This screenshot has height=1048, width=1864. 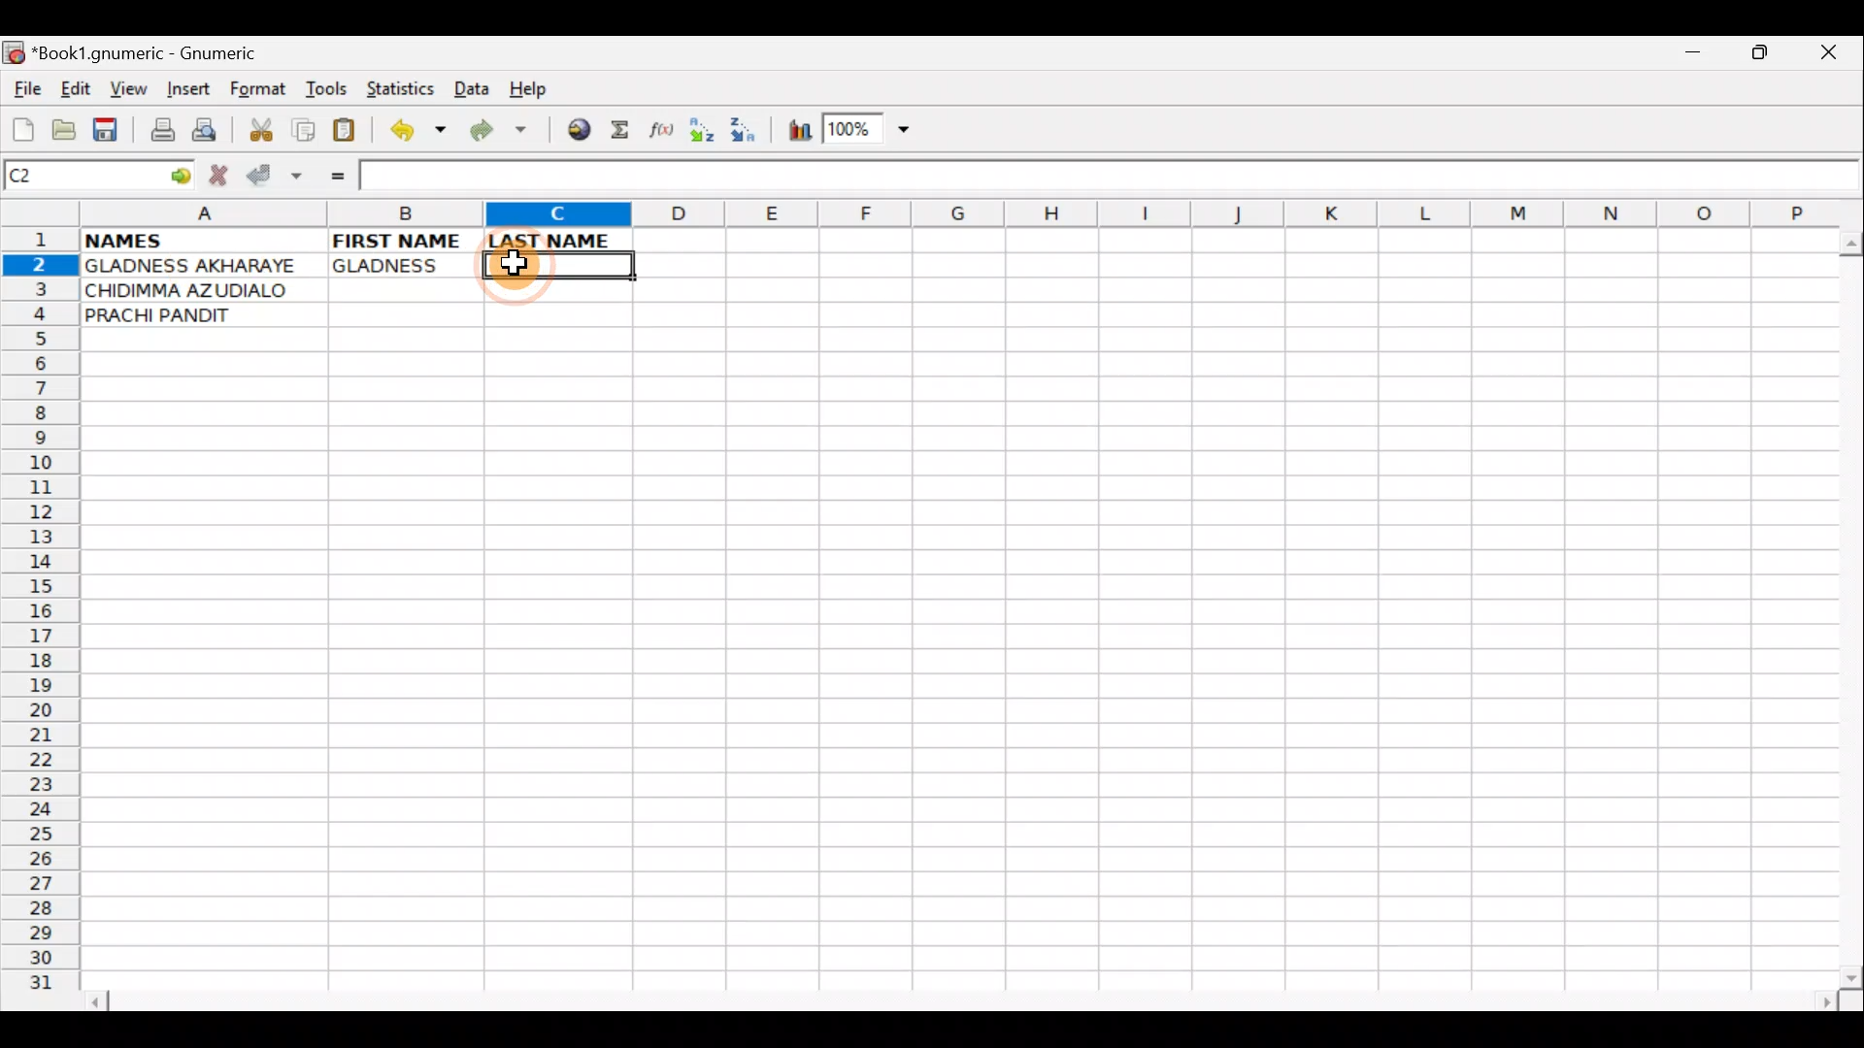 I want to click on Sort Ascending order, so click(x=708, y=134).